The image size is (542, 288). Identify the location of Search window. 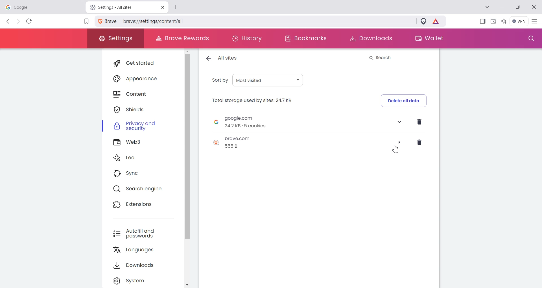
(530, 39).